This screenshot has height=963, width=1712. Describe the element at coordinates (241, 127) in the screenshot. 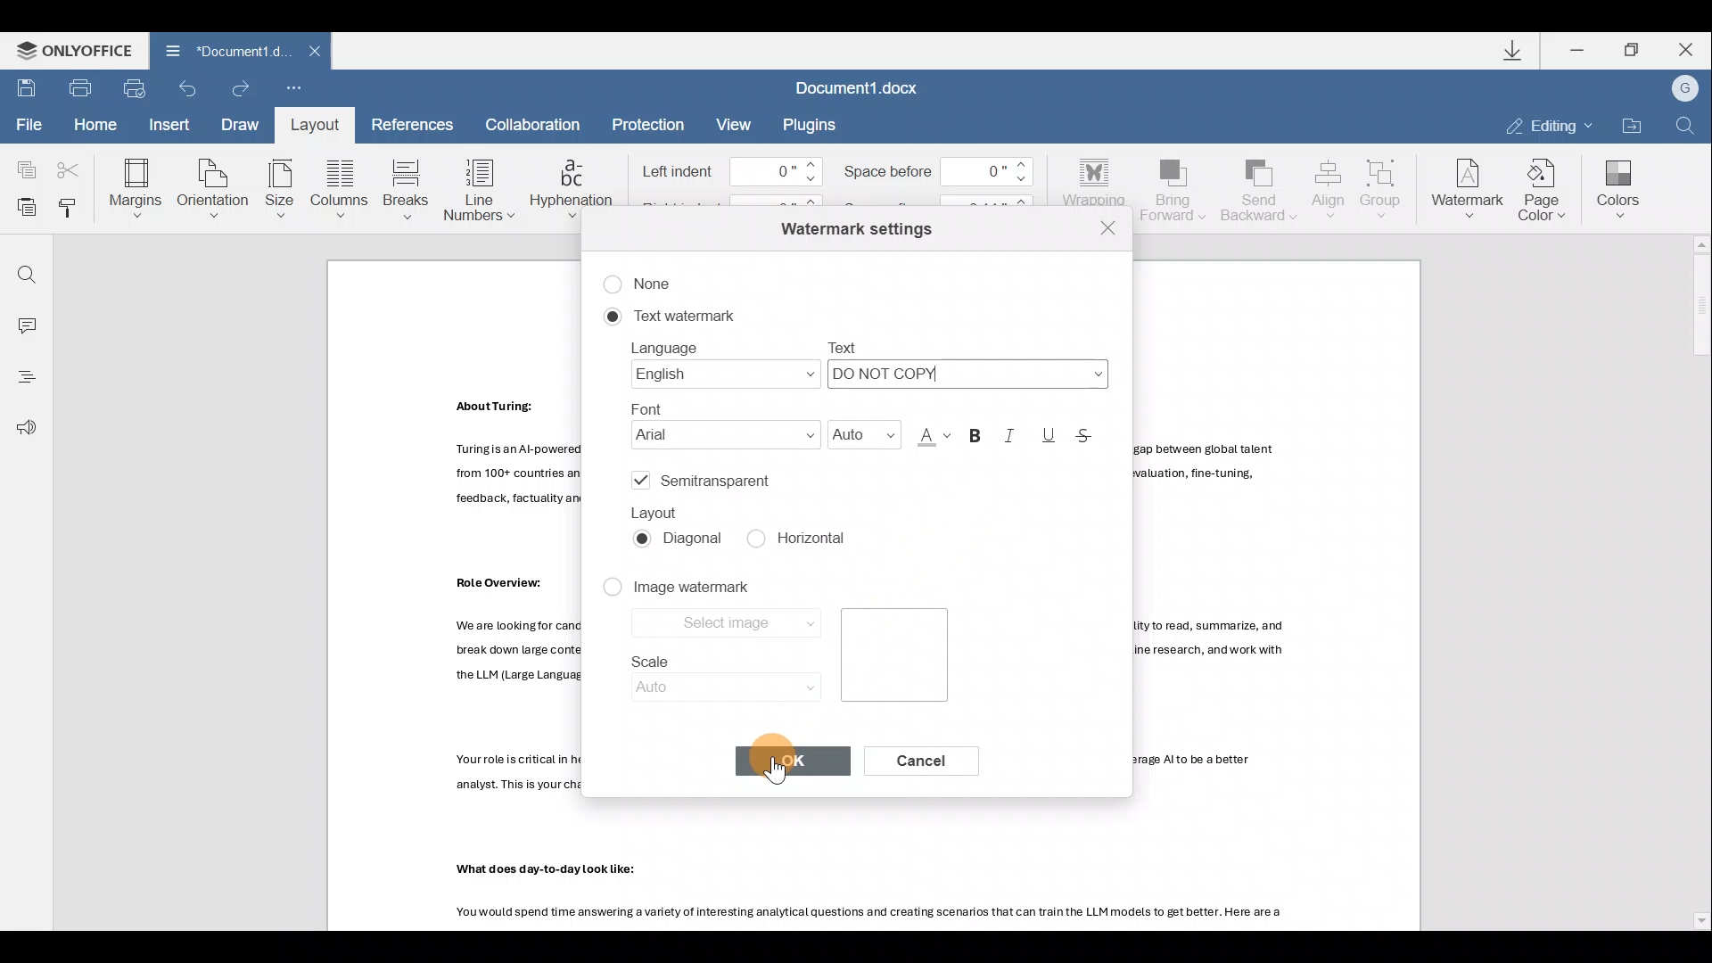

I see `Draw` at that location.